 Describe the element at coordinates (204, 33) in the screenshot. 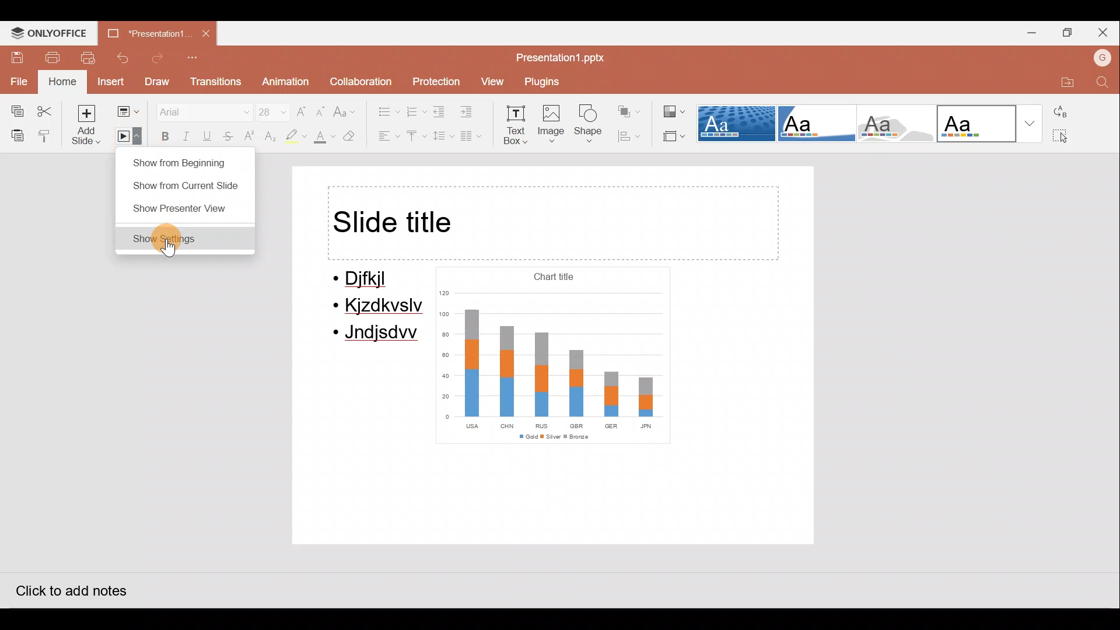

I see `Close document` at that location.